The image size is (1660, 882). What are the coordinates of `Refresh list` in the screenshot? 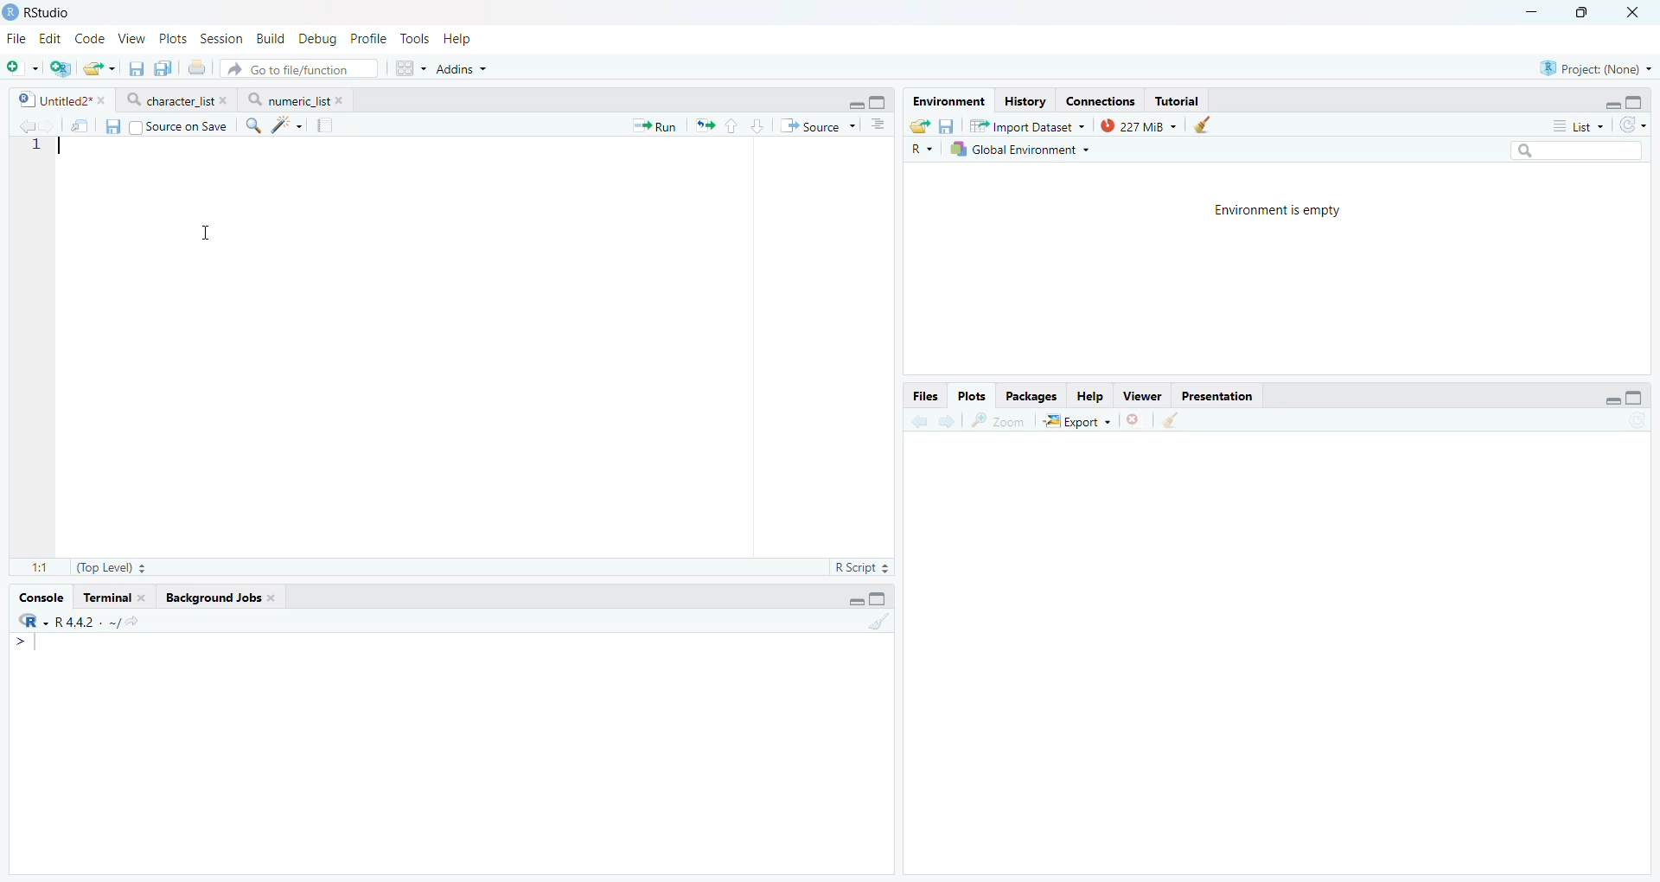 It's located at (1632, 125).